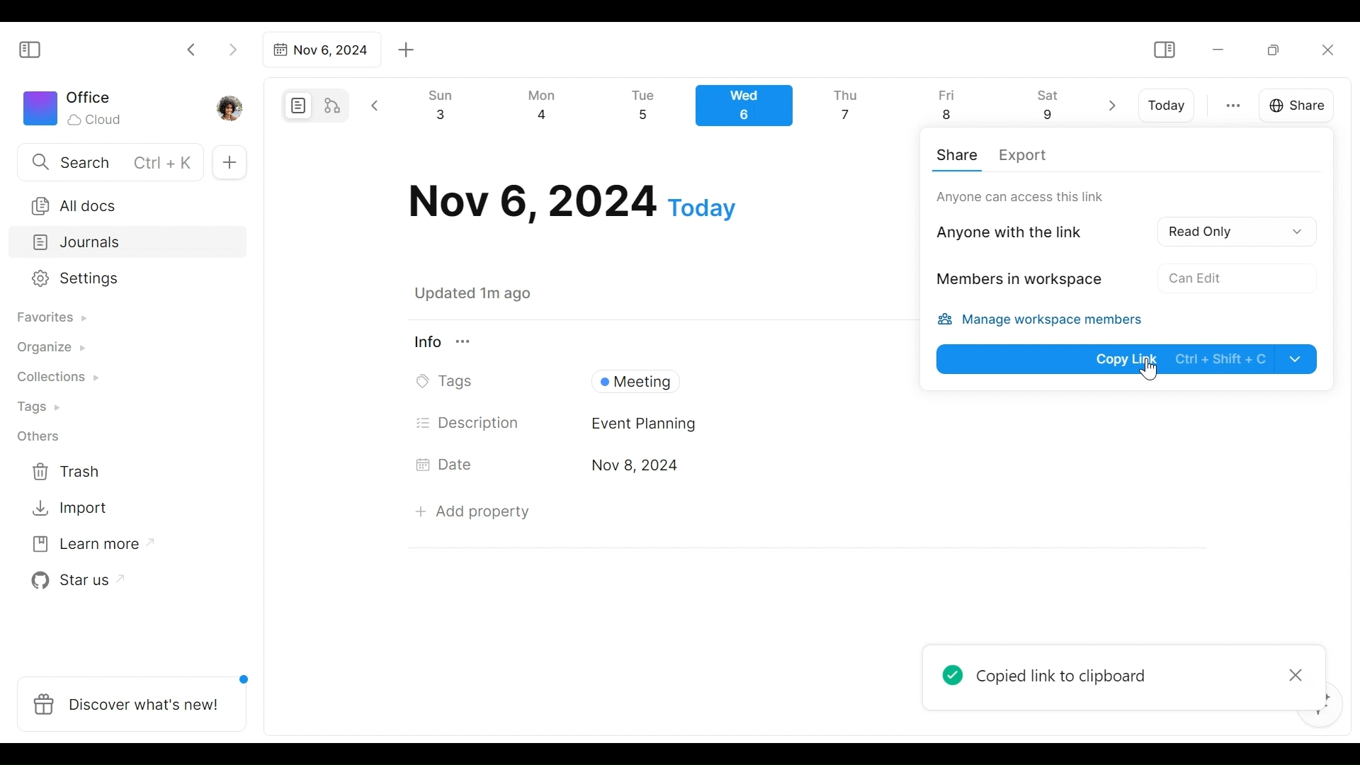 The image size is (1360, 765). I want to click on AFFiNE AI, so click(1320, 714).